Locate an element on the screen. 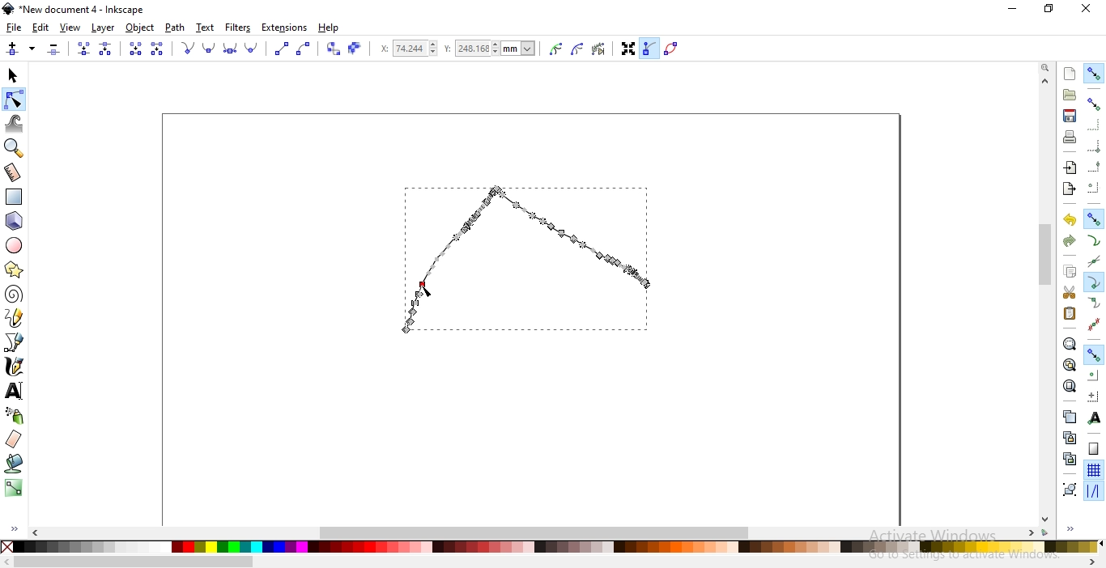  edit is located at coordinates (40, 29).